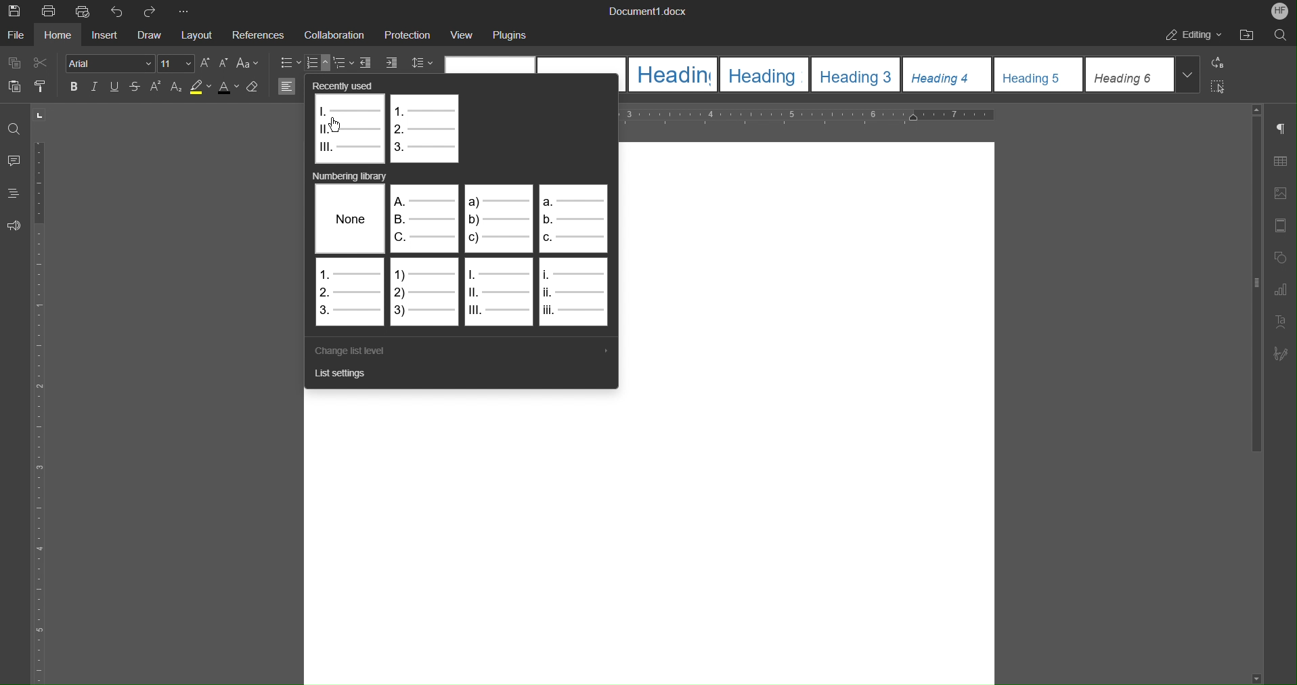 The height and width of the screenshot is (685, 1297). I want to click on Document Title, so click(646, 9).